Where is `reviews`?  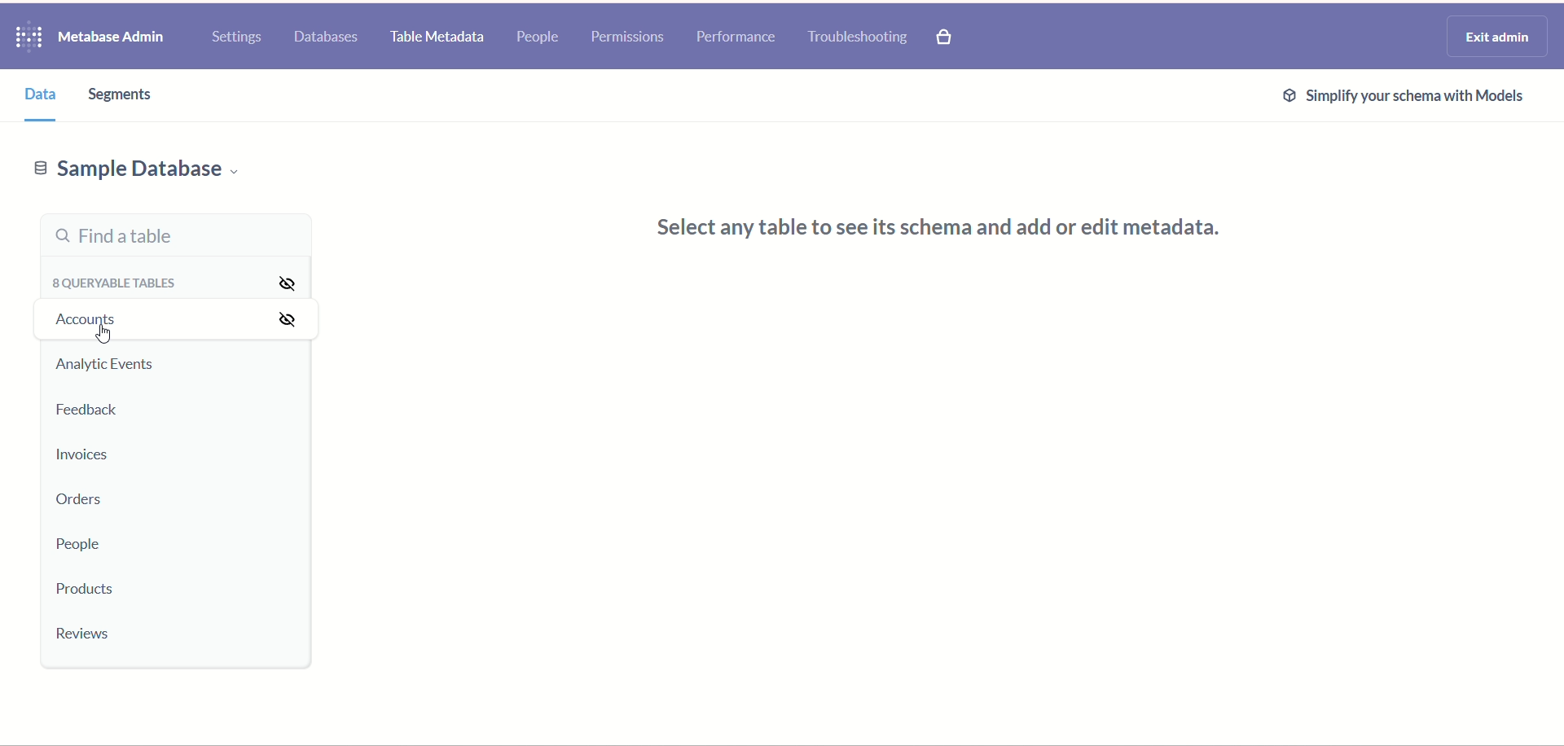
reviews is located at coordinates (81, 634).